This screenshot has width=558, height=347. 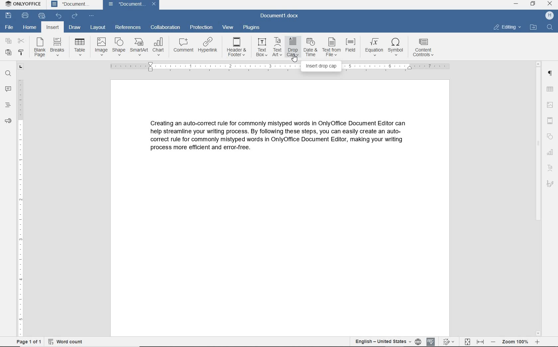 I want to click on document name, so click(x=282, y=16).